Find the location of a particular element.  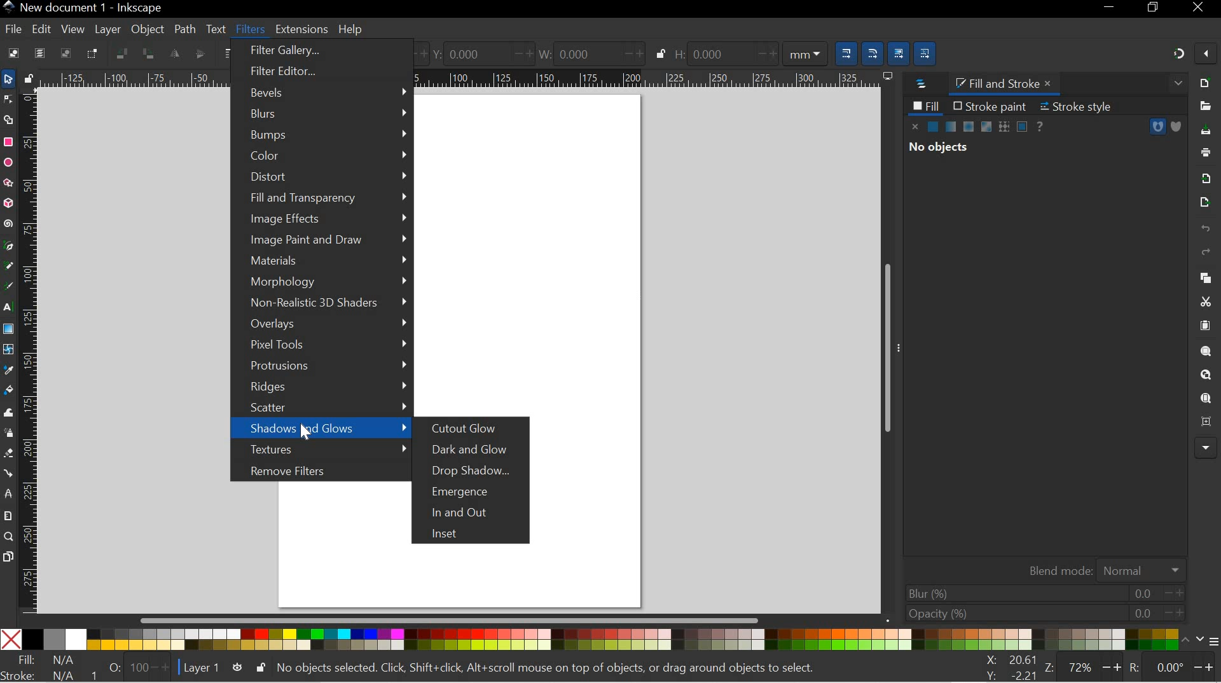

WIDTH is located at coordinates (588, 52).